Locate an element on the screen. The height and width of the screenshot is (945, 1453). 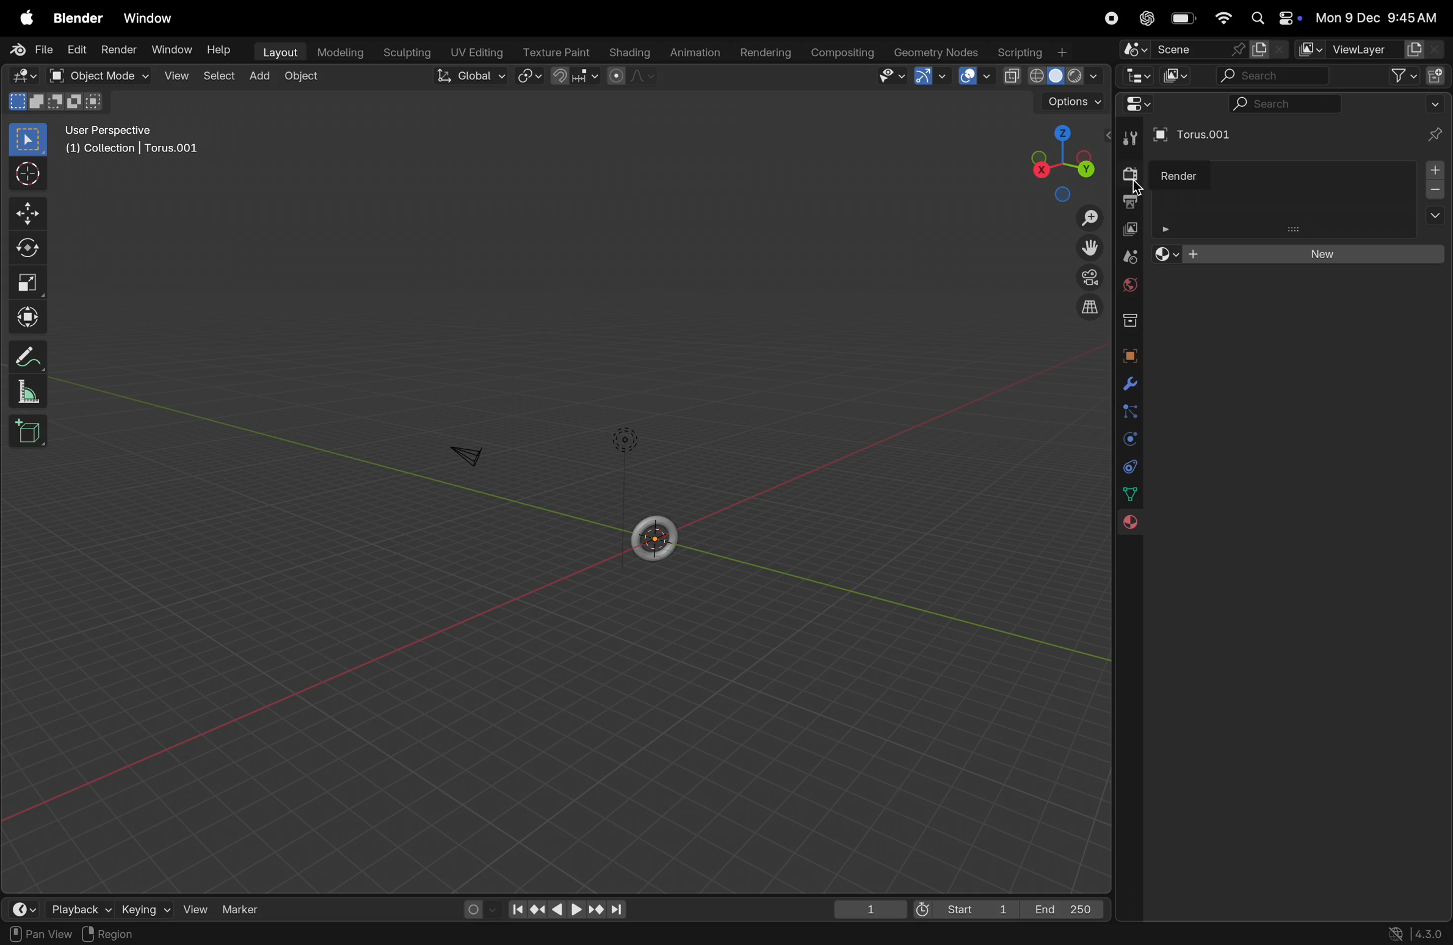
scale is located at coordinates (29, 393).